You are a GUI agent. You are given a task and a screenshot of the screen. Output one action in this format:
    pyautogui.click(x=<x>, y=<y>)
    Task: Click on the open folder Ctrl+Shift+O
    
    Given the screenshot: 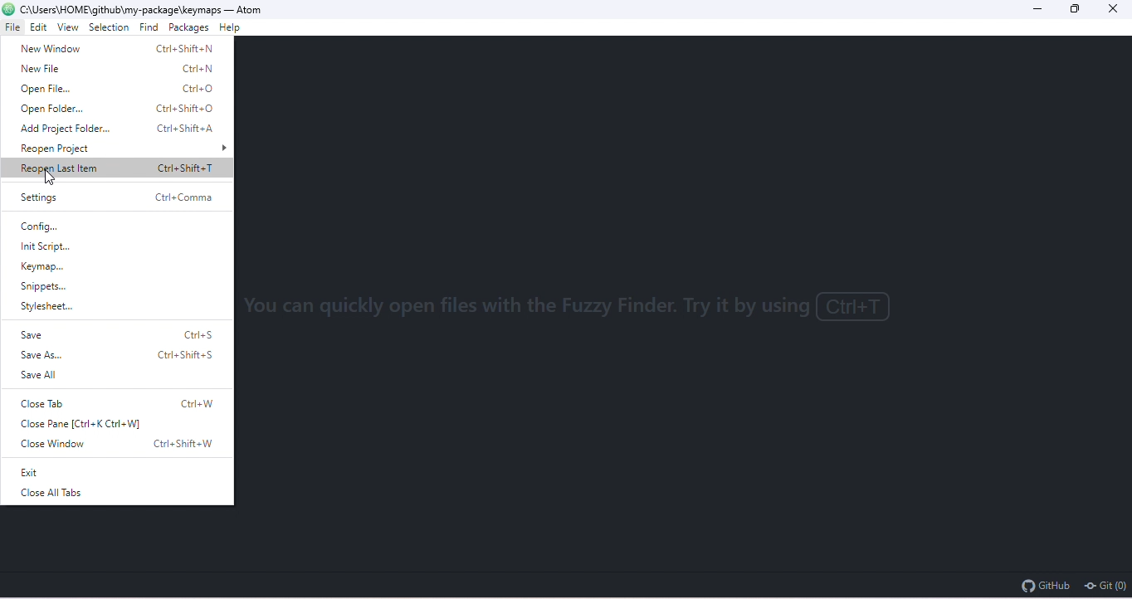 What is the action you would take?
    pyautogui.click(x=117, y=111)
    